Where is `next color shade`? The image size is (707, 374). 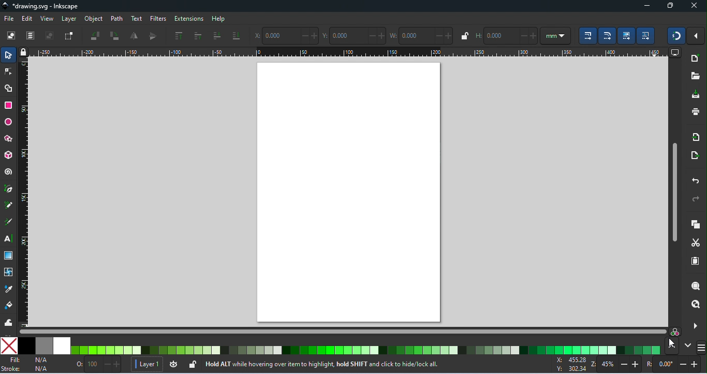
next color shade is located at coordinates (687, 345).